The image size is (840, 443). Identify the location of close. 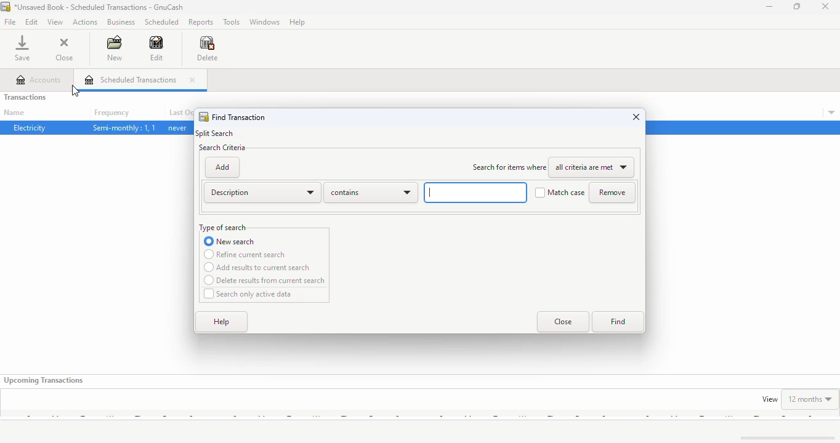
(826, 6).